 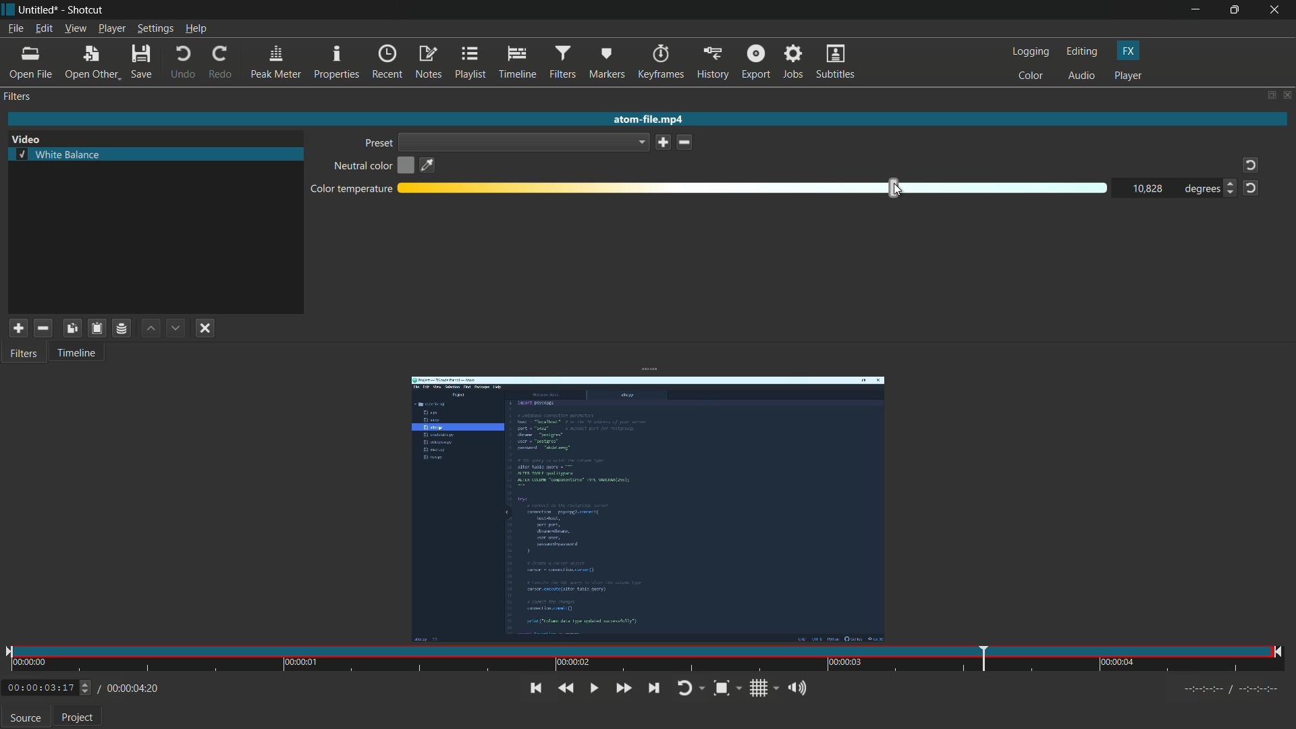 I want to click on reset tot default, so click(x=1248, y=165).